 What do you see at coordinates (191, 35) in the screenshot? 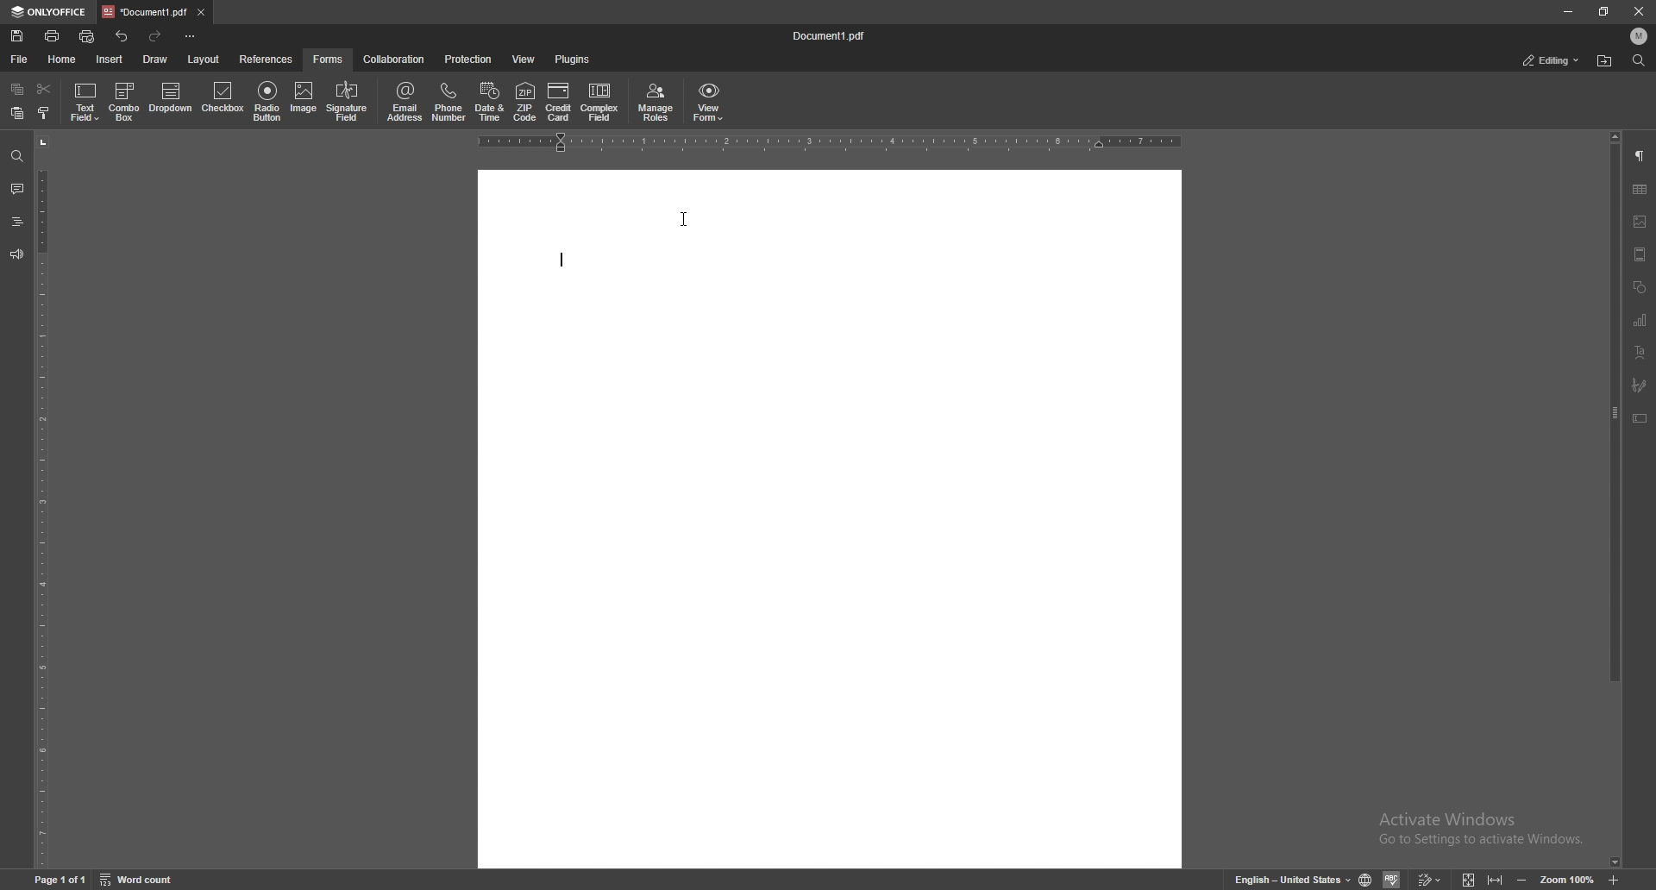
I see `configure toolbar` at bounding box center [191, 35].